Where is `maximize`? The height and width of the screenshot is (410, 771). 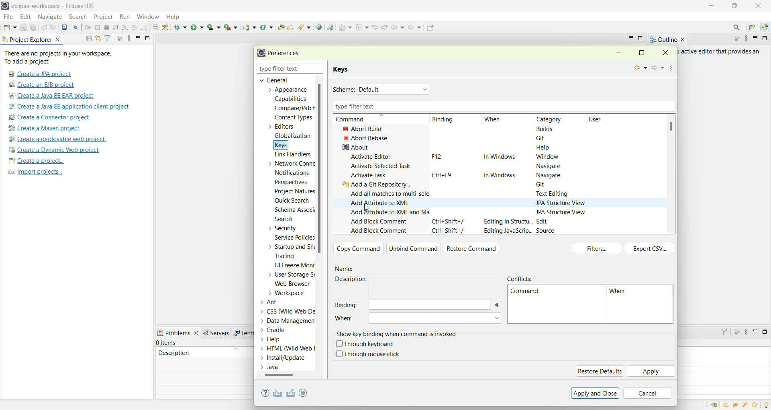
maximize is located at coordinates (641, 39).